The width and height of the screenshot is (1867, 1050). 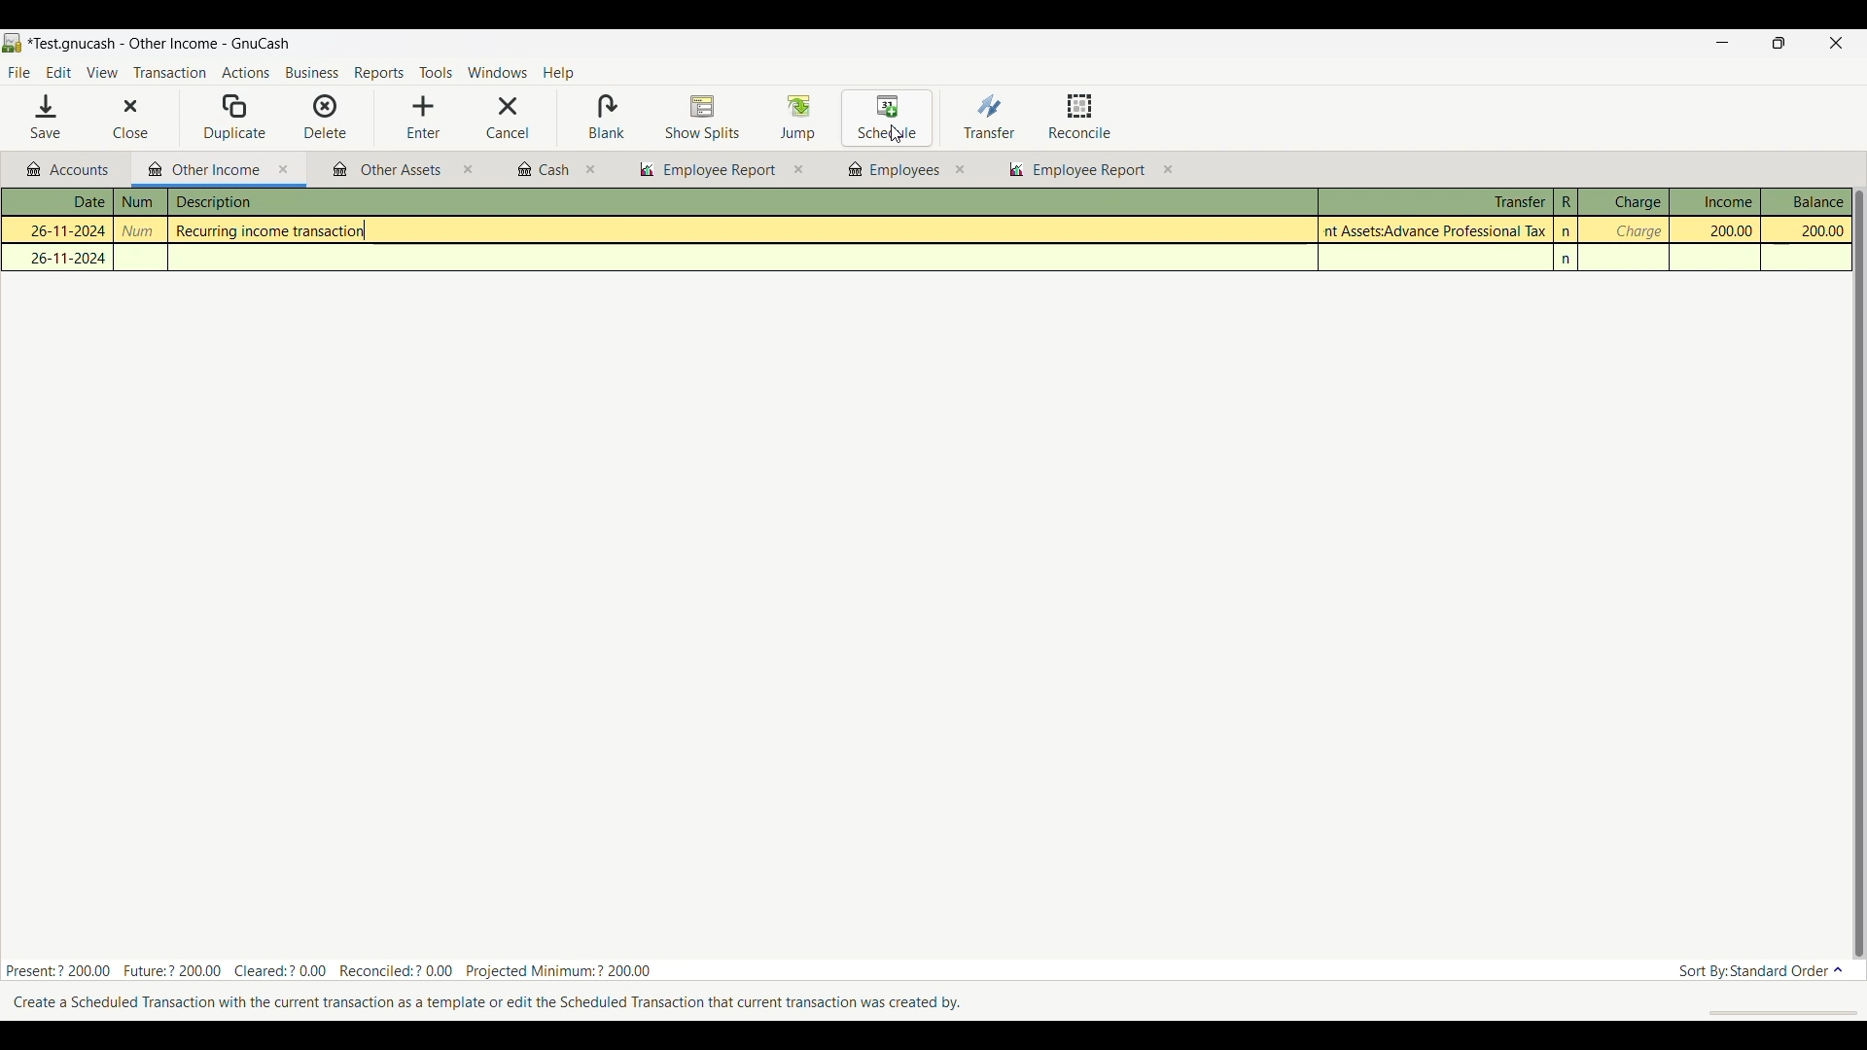 I want to click on Minimize, so click(x=1719, y=44).